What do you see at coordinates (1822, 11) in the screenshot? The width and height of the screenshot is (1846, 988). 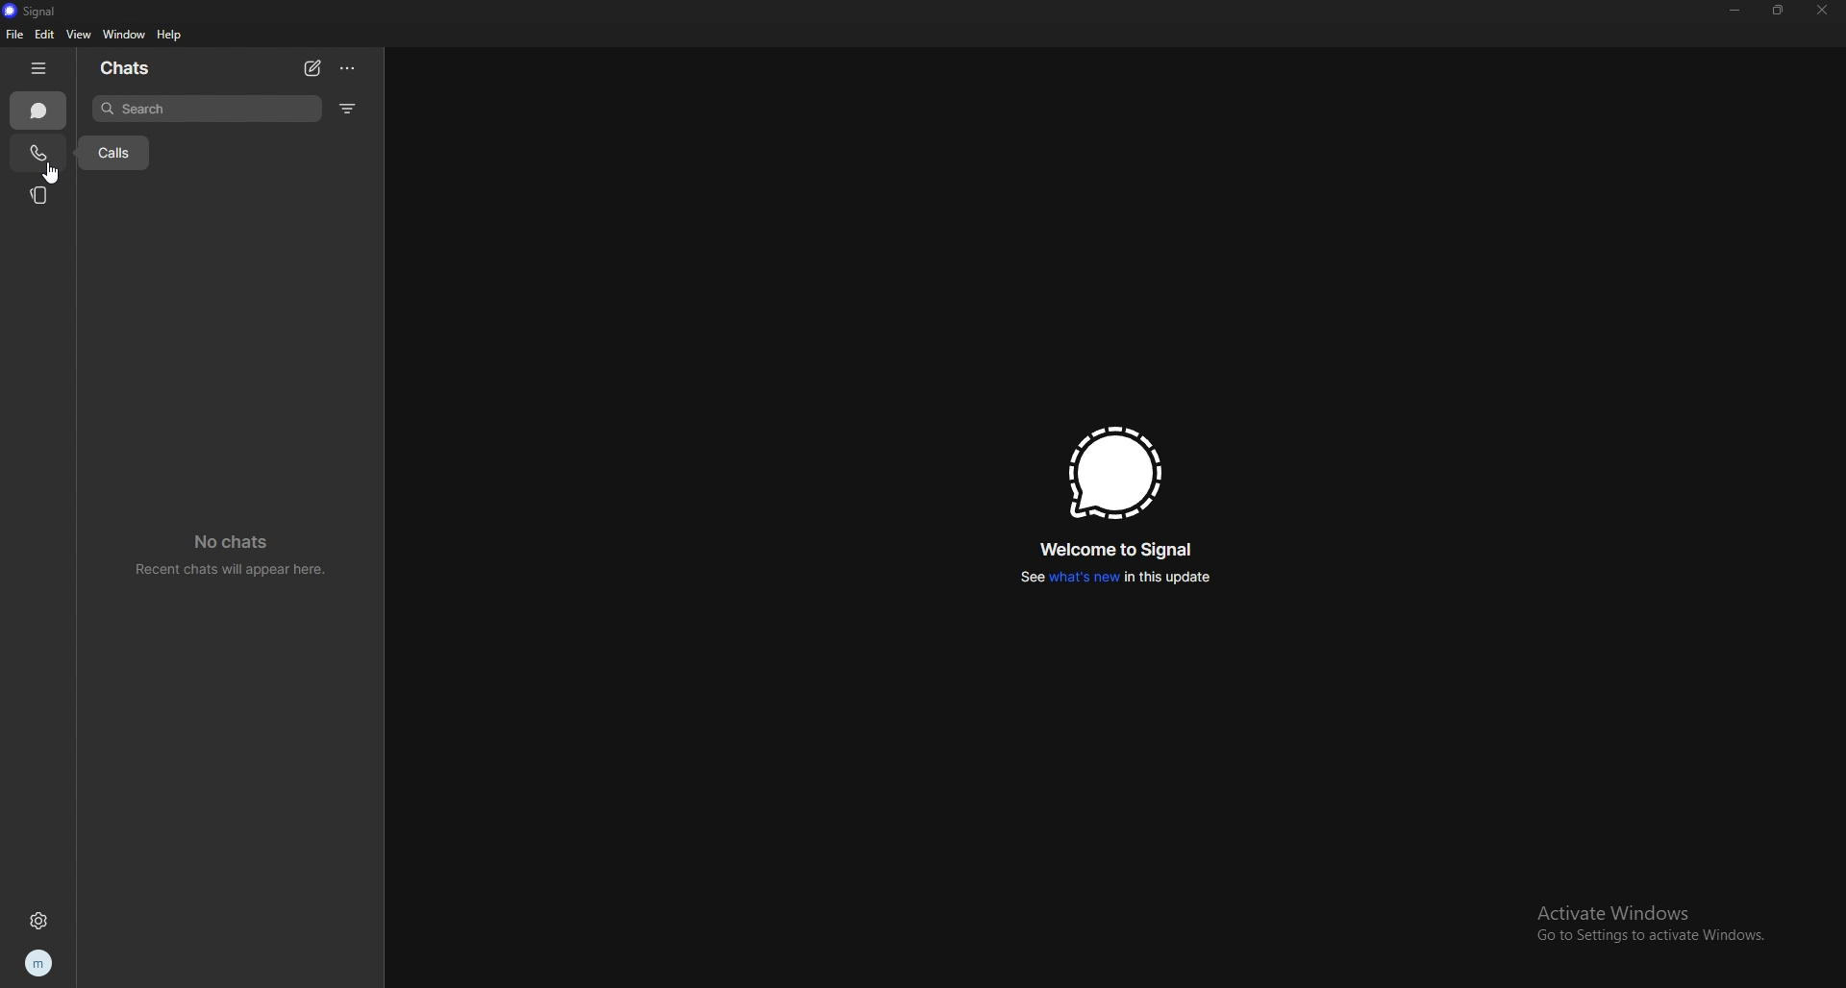 I see `close` at bounding box center [1822, 11].